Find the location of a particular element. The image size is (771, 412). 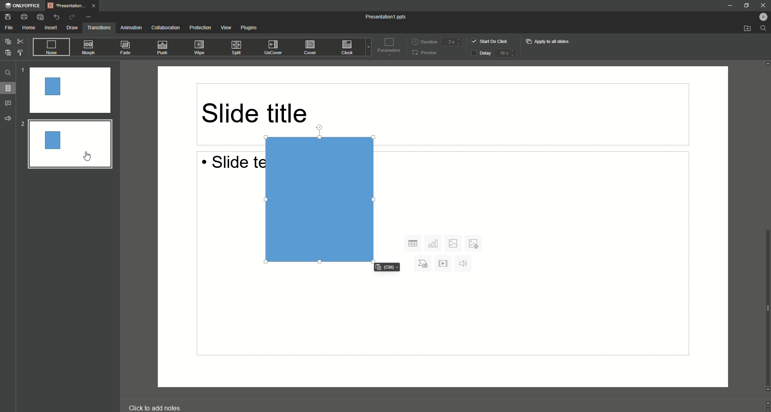

Comments is located at coordinates (10, 104).